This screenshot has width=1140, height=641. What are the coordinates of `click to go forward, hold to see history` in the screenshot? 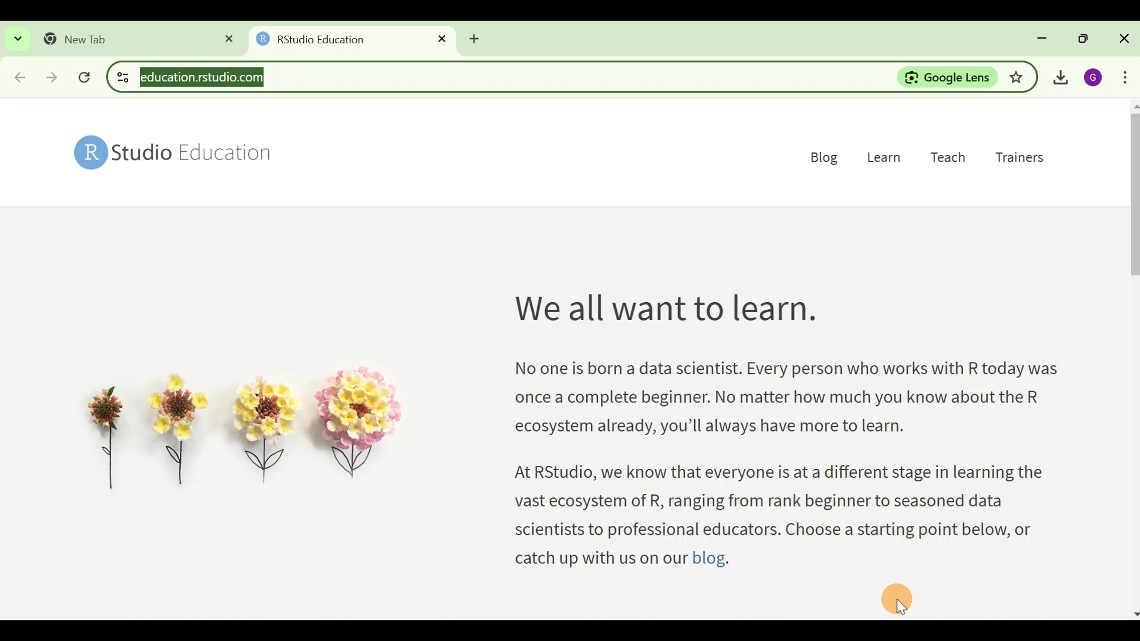 It's located at (54, 75).